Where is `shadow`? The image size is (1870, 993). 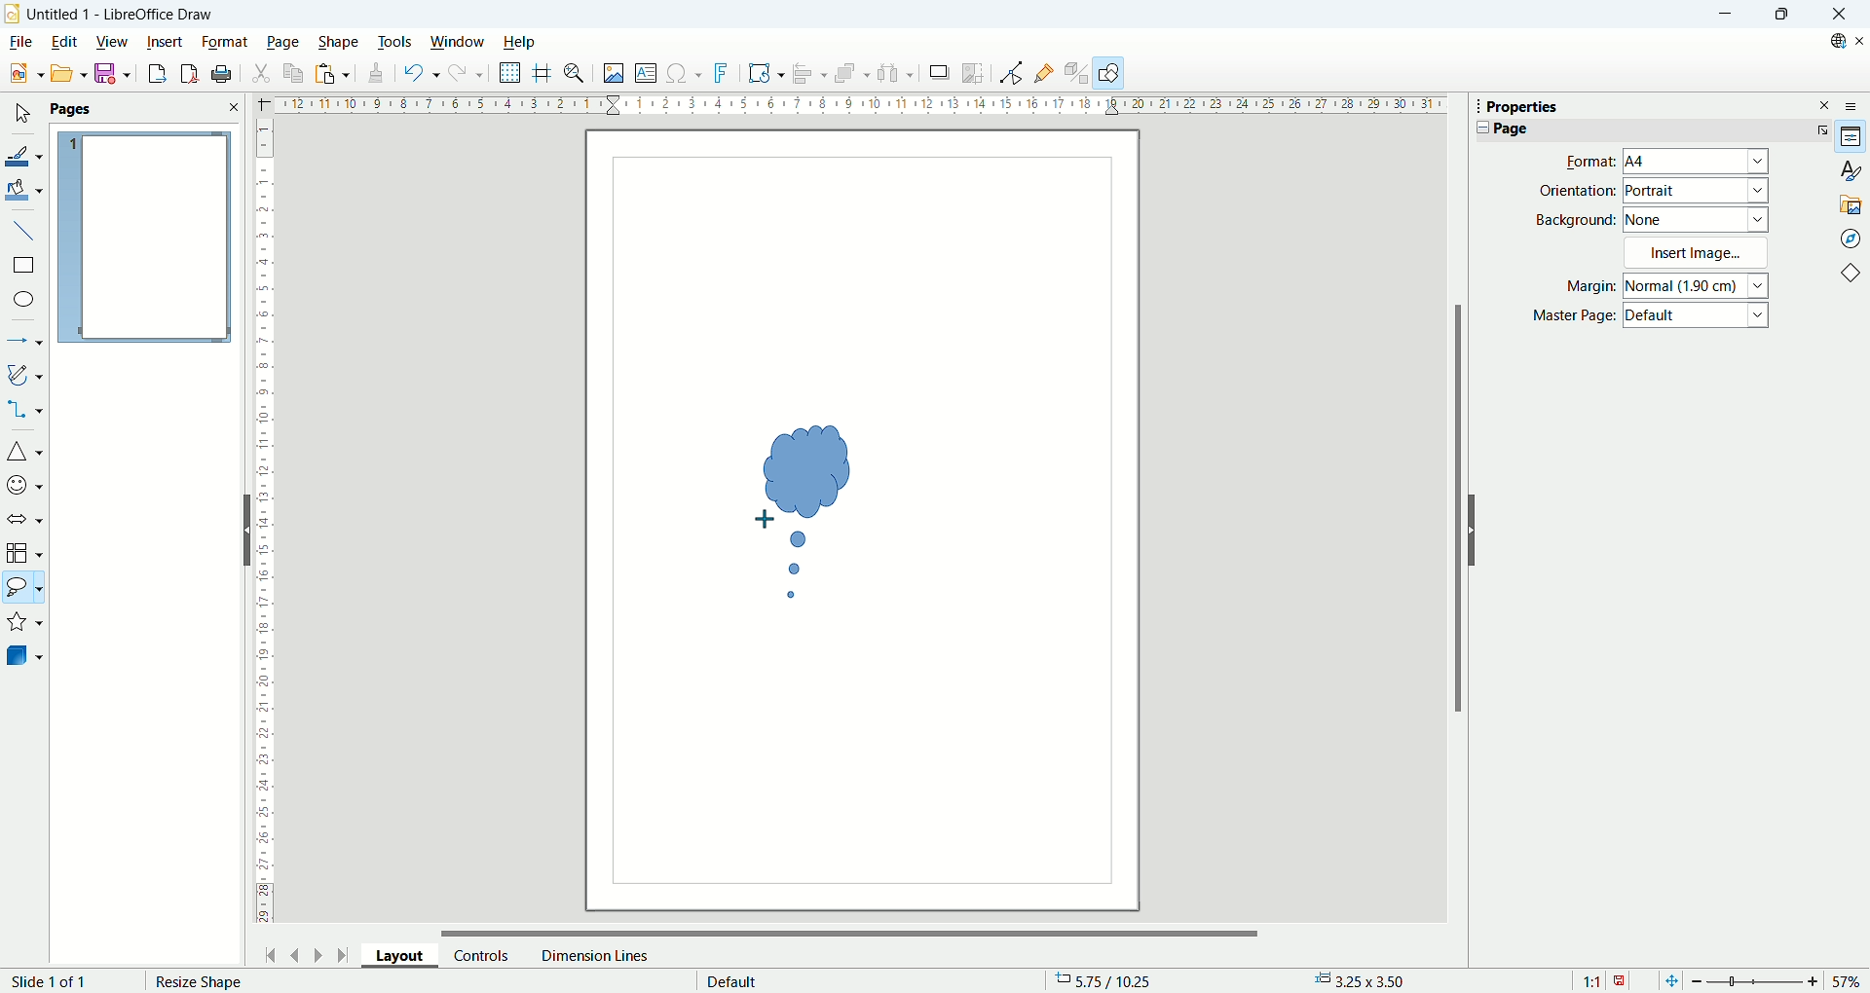 shadow is located at coordinates (939, 73).